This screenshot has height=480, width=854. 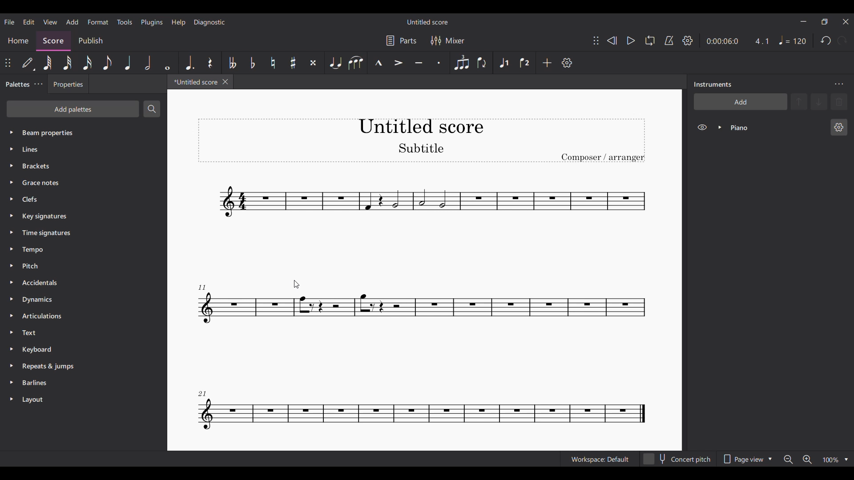 I want to click on Score title, sub-title and composer / arranger, so click(x=421, y=140).